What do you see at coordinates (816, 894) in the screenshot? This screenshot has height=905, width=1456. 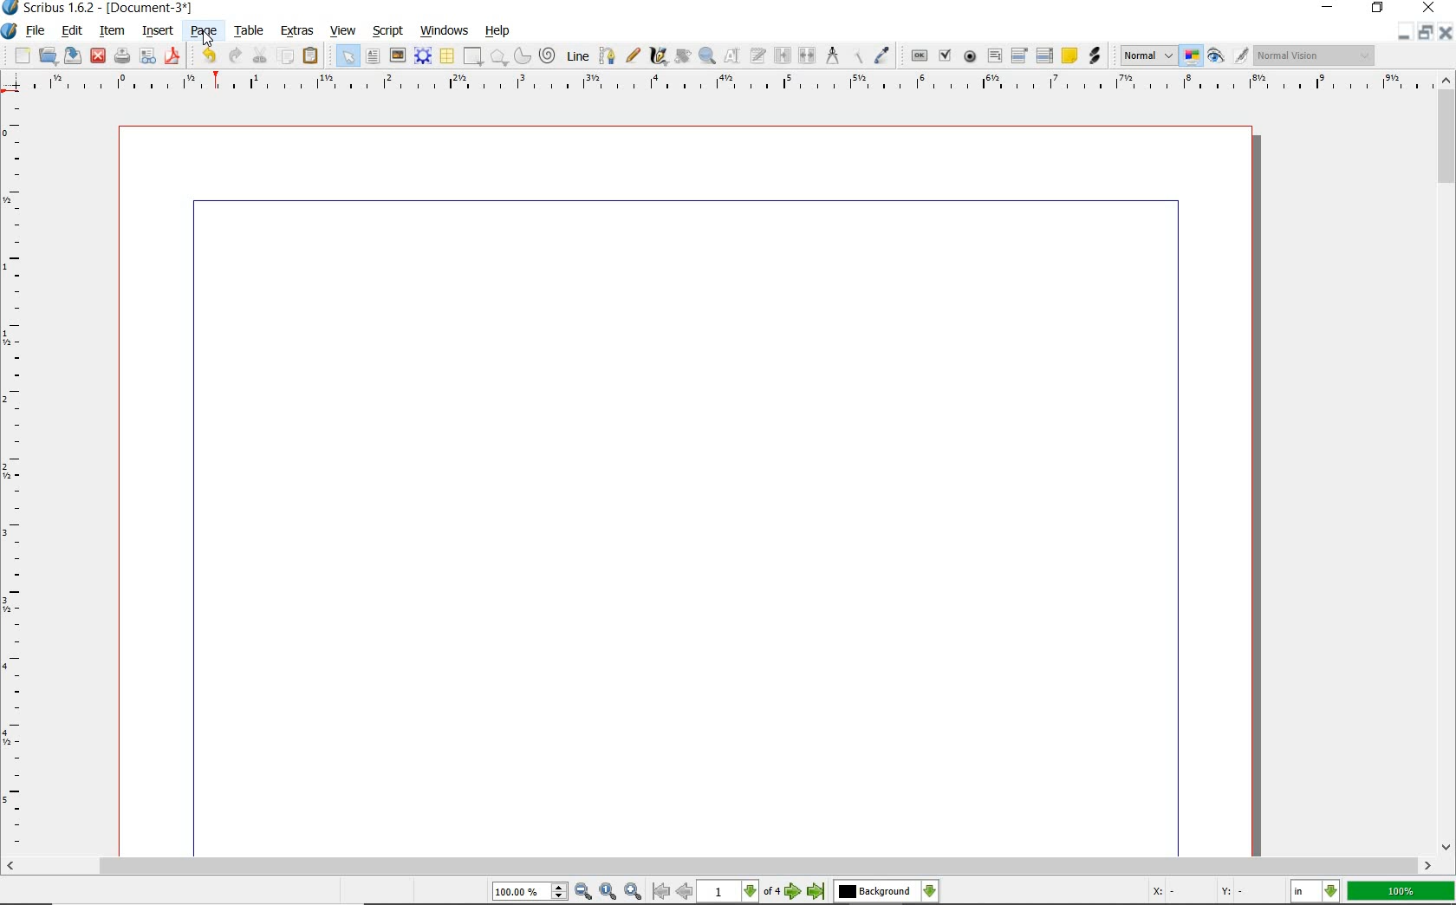 I see `Last Page` at bounding box center [816, 894].